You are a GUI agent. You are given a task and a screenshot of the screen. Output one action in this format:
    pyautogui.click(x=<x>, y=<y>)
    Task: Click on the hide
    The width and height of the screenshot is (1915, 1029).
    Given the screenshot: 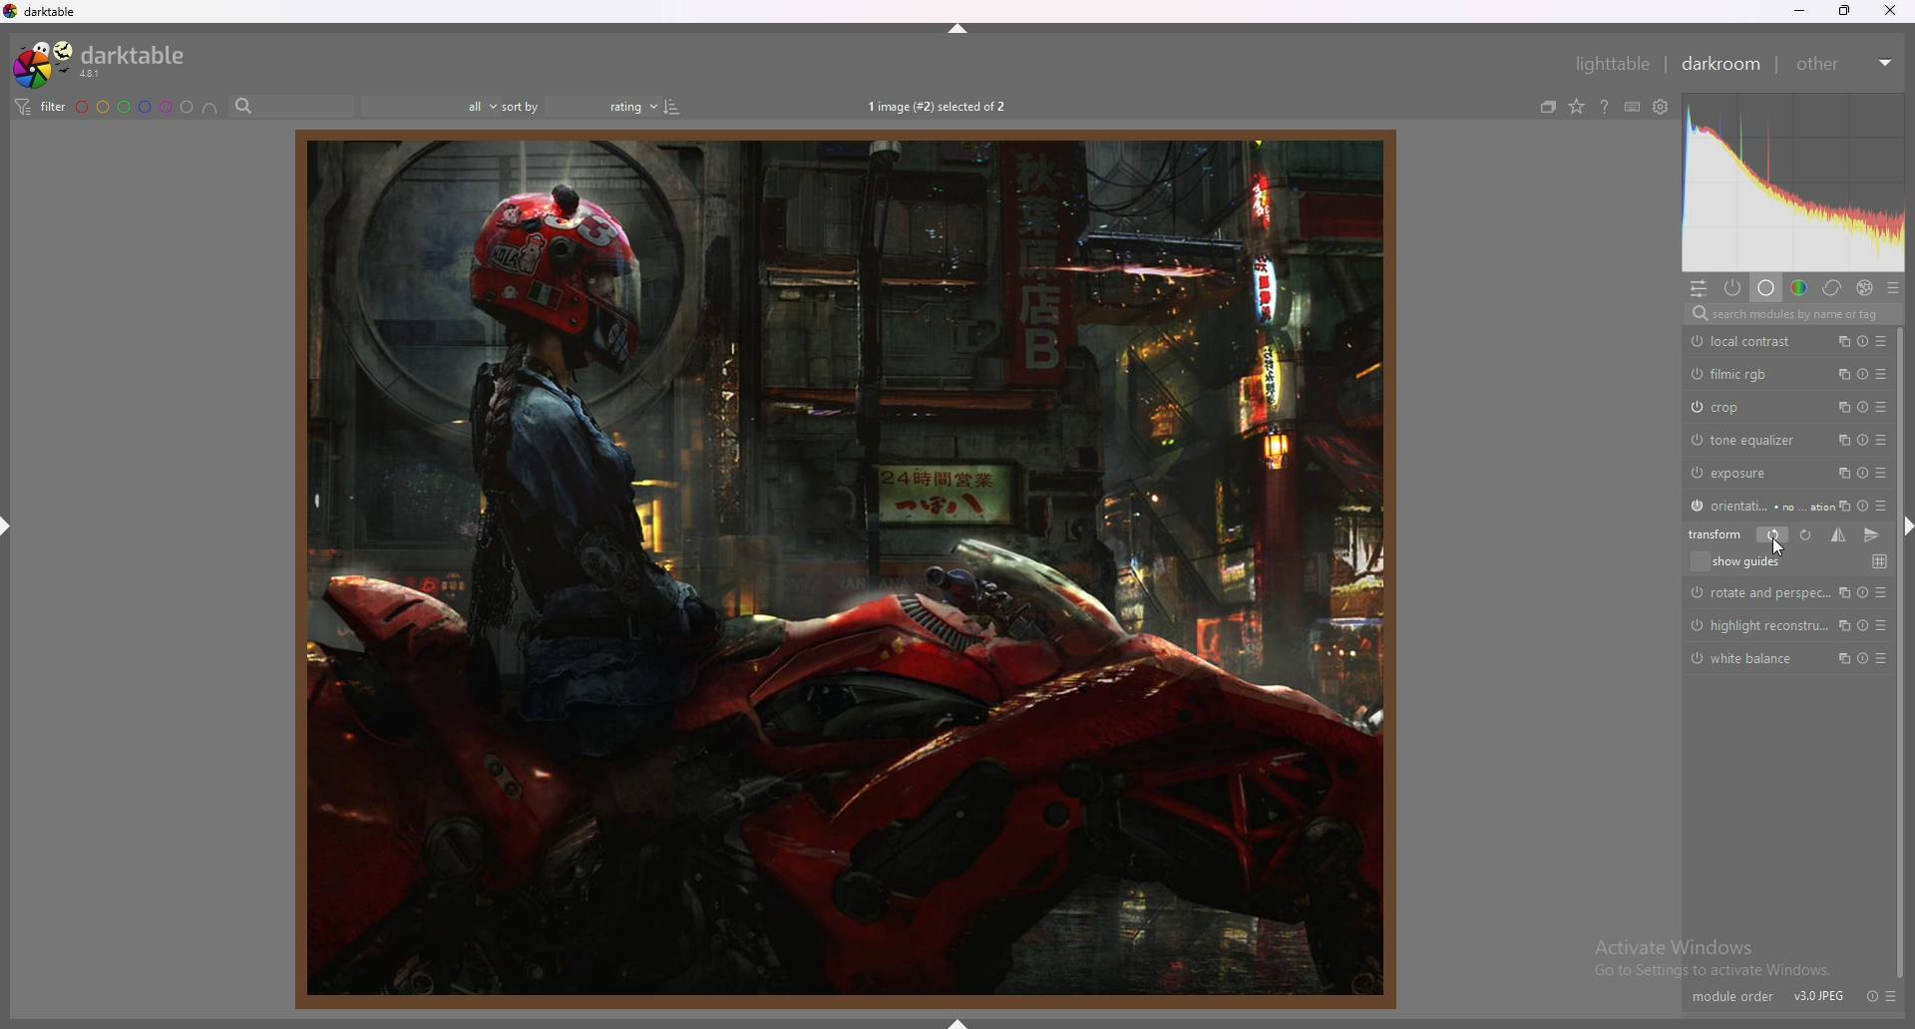 What is the action you would take?
    pyautogui.click(x=12, y=531)
    